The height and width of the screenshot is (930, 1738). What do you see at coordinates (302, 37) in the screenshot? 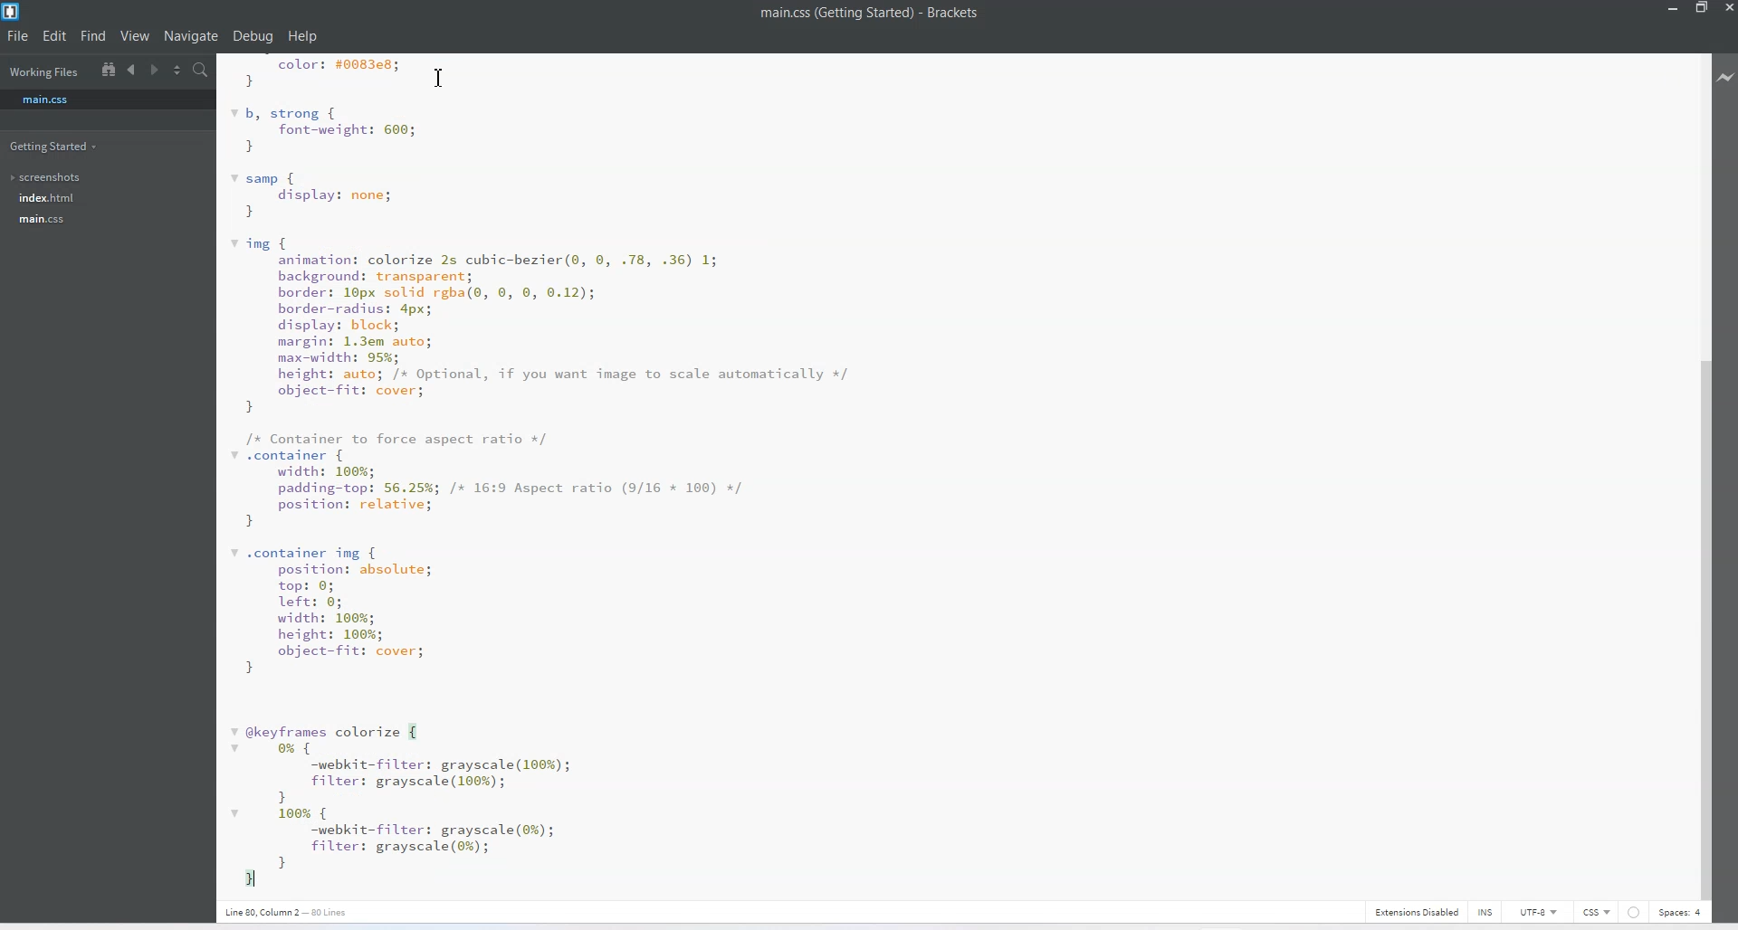
I see `Help` at bounding box center [302, 37].